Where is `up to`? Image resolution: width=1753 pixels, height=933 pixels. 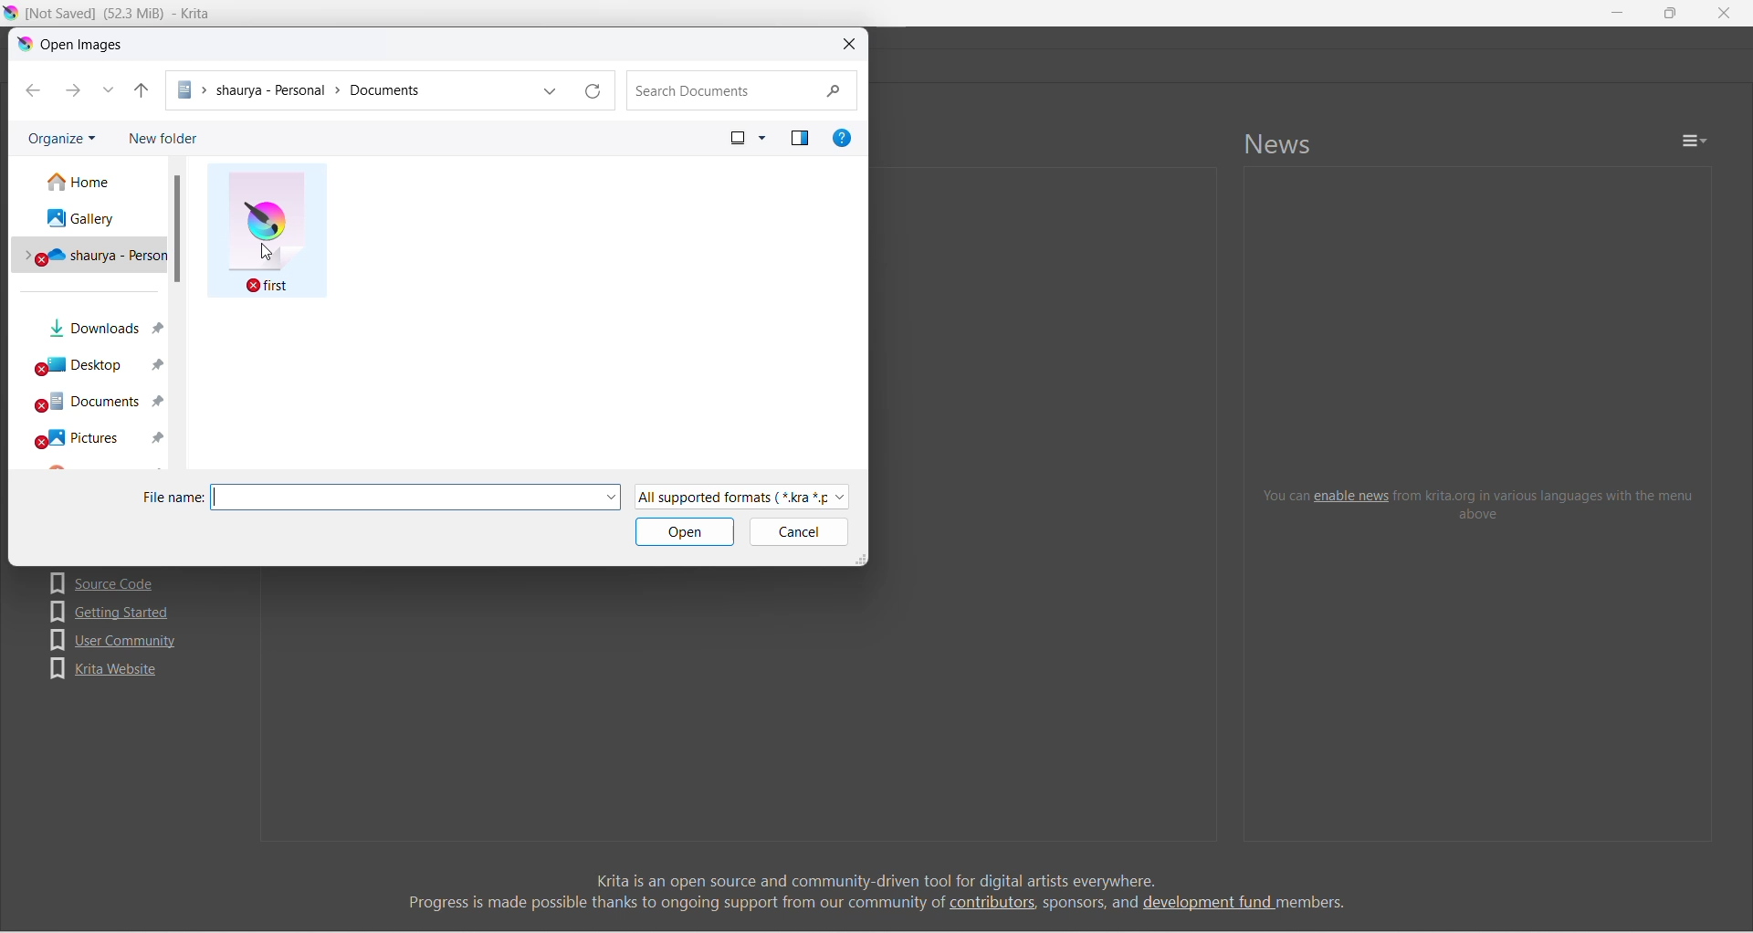 up to is located at coordinates (142, 90).